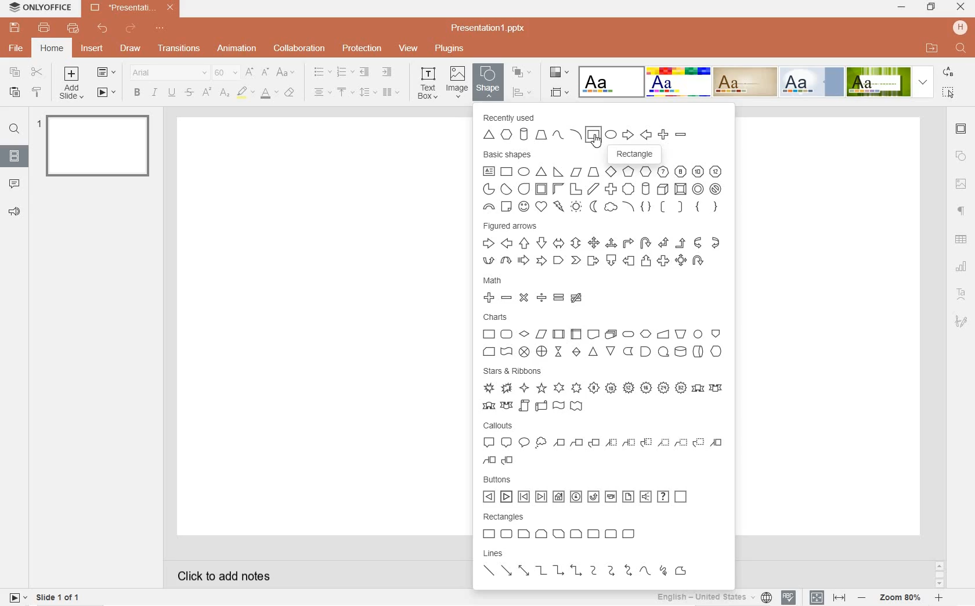 This screenshot has width=975, height=606. What do you see at coordinates (647, 444) in the screenshot?
I see `Line Callout 3 (Accent Bar)` at bounding box center [647, 444].